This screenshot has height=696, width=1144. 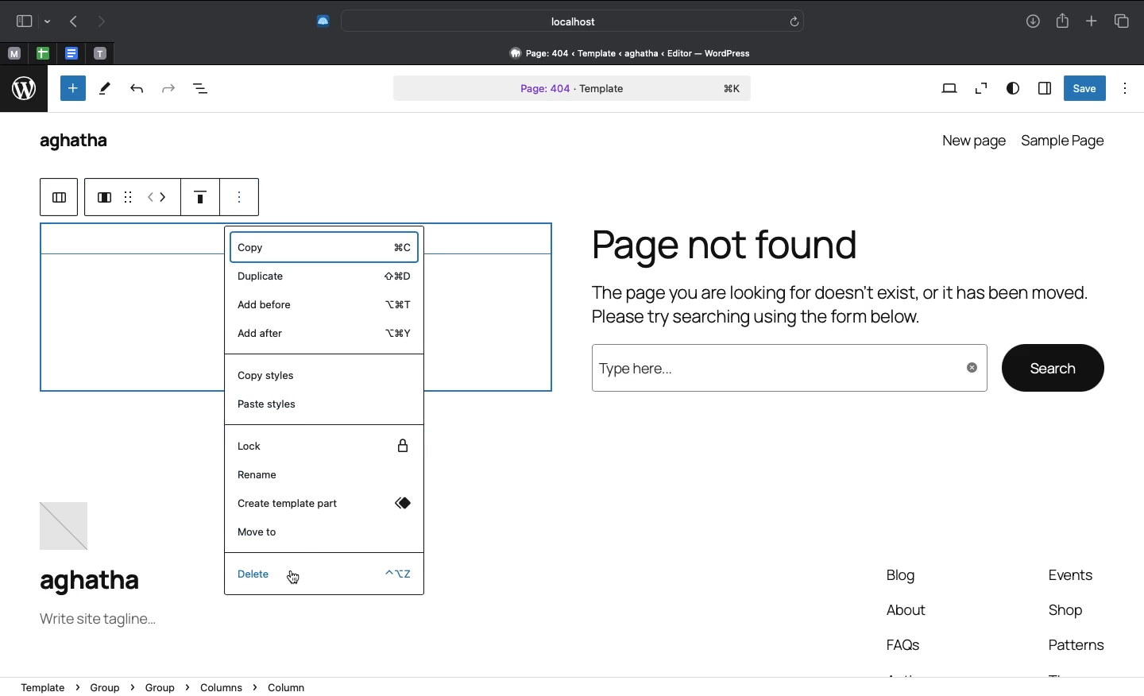 I want to click on rename, so click(x=326, y=475).